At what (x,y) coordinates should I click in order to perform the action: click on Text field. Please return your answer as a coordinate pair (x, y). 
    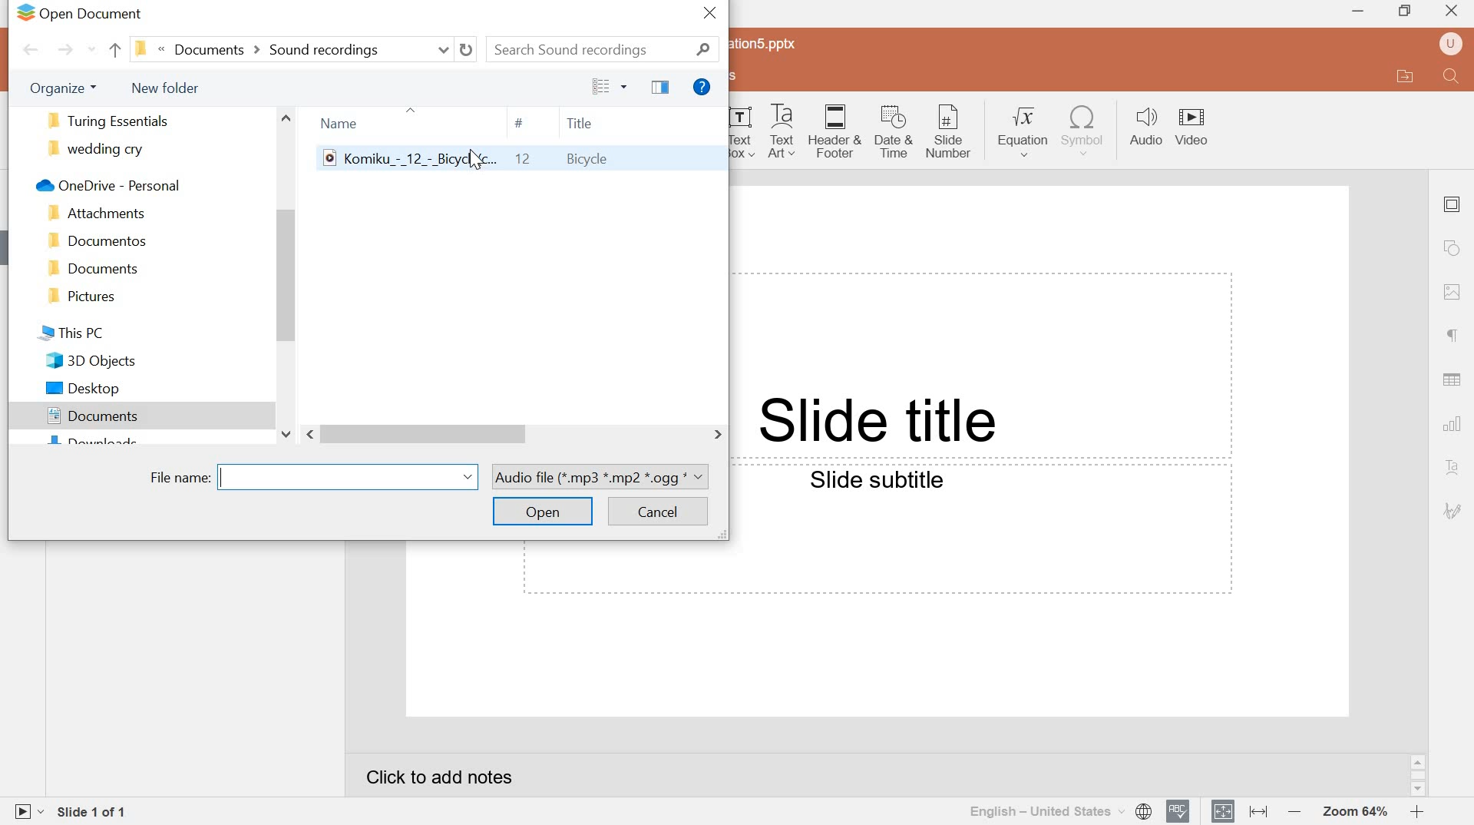
    Looking at the image, I should click on (984, 366).